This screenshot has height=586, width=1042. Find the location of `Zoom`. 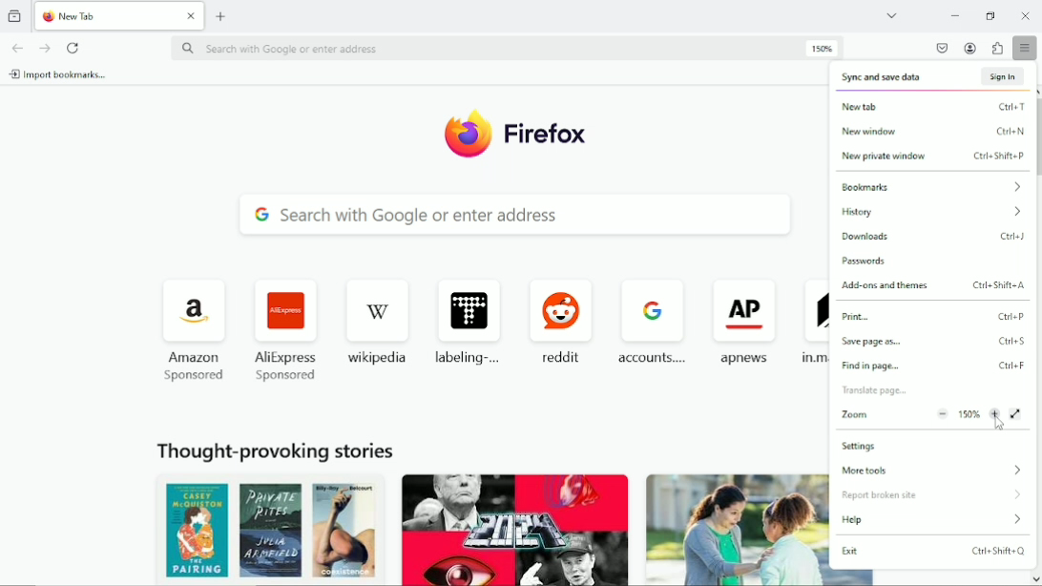

Zoom is located at coordinates (880, 417).